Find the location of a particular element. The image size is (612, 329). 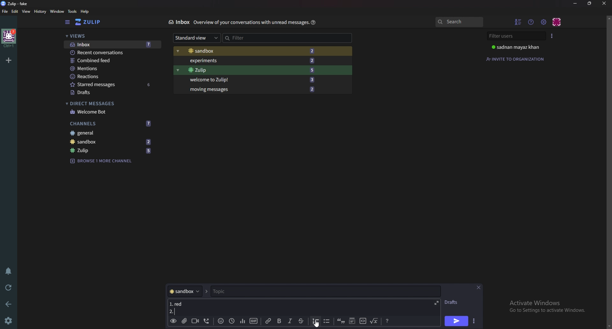

Moving messages is located at coordinates (251, 89).